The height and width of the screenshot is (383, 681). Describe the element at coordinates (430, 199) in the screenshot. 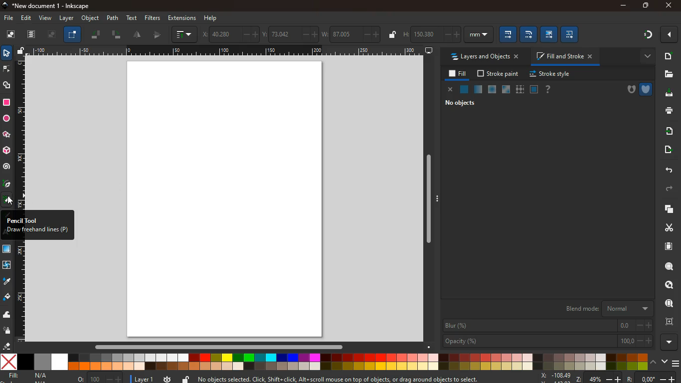

I see `Vertical slider` at that location.